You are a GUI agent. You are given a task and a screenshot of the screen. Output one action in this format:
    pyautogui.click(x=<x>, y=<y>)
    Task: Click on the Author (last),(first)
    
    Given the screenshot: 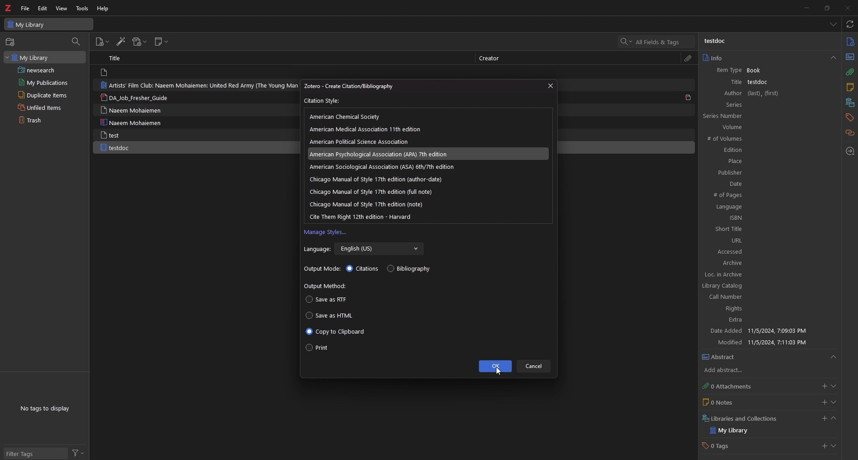 What is the action you would take?
    pyautogui.click(x=768, y=93)
    